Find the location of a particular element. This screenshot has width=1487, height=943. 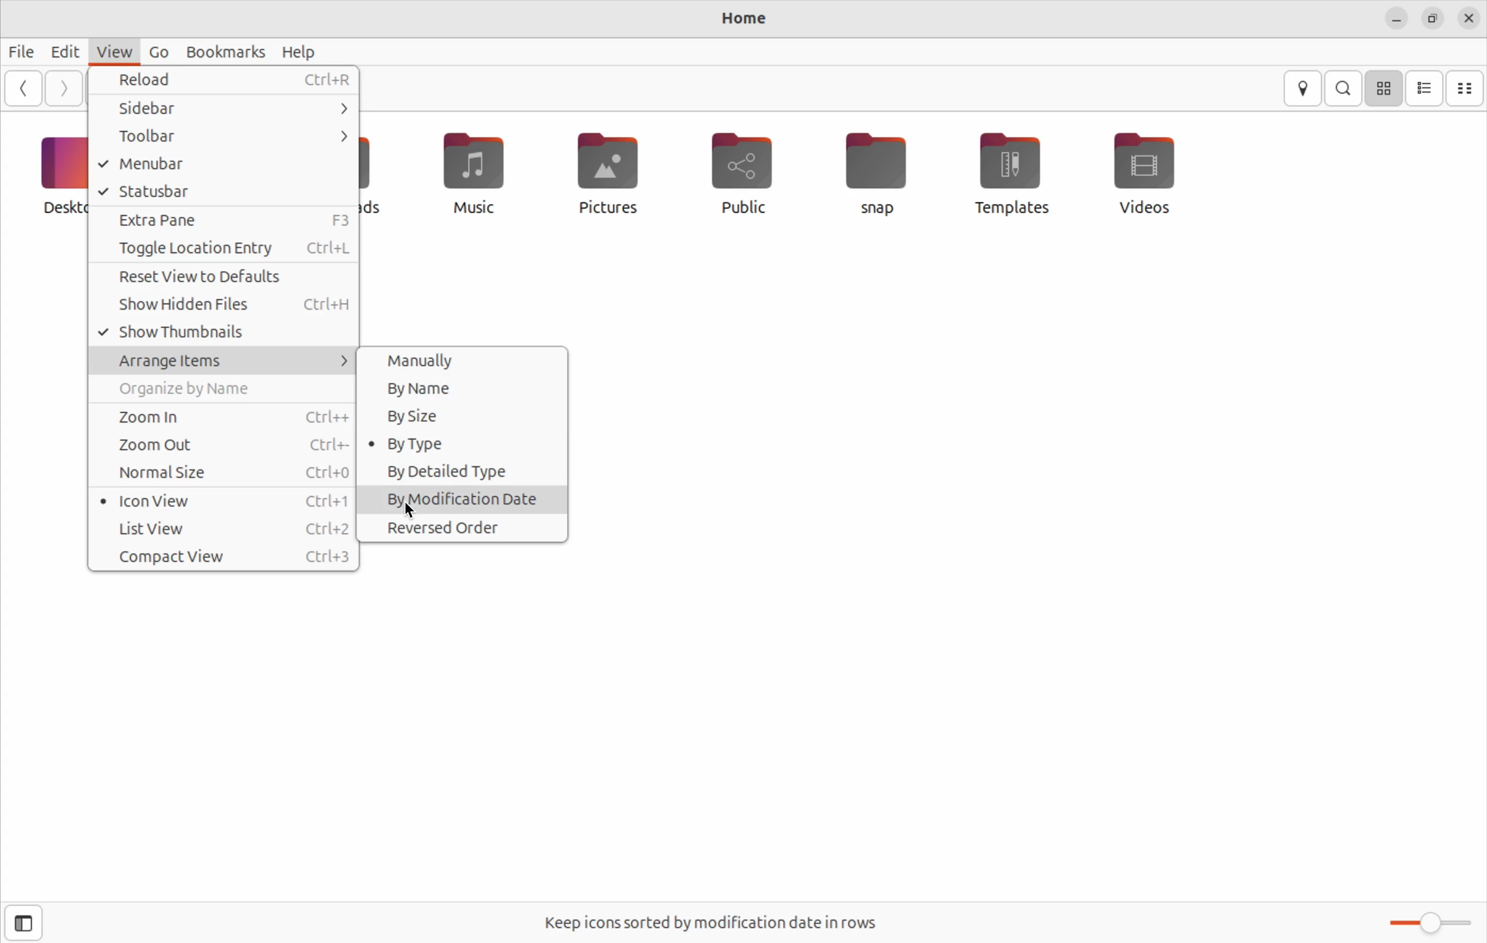

by size is located at coordinates (463, 416).